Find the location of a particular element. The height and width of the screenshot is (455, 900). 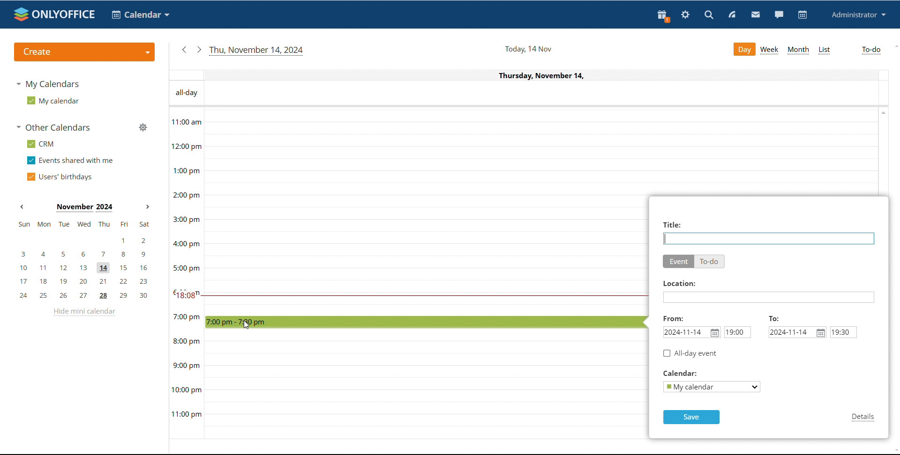

next date is located at coordinates (198, 50).